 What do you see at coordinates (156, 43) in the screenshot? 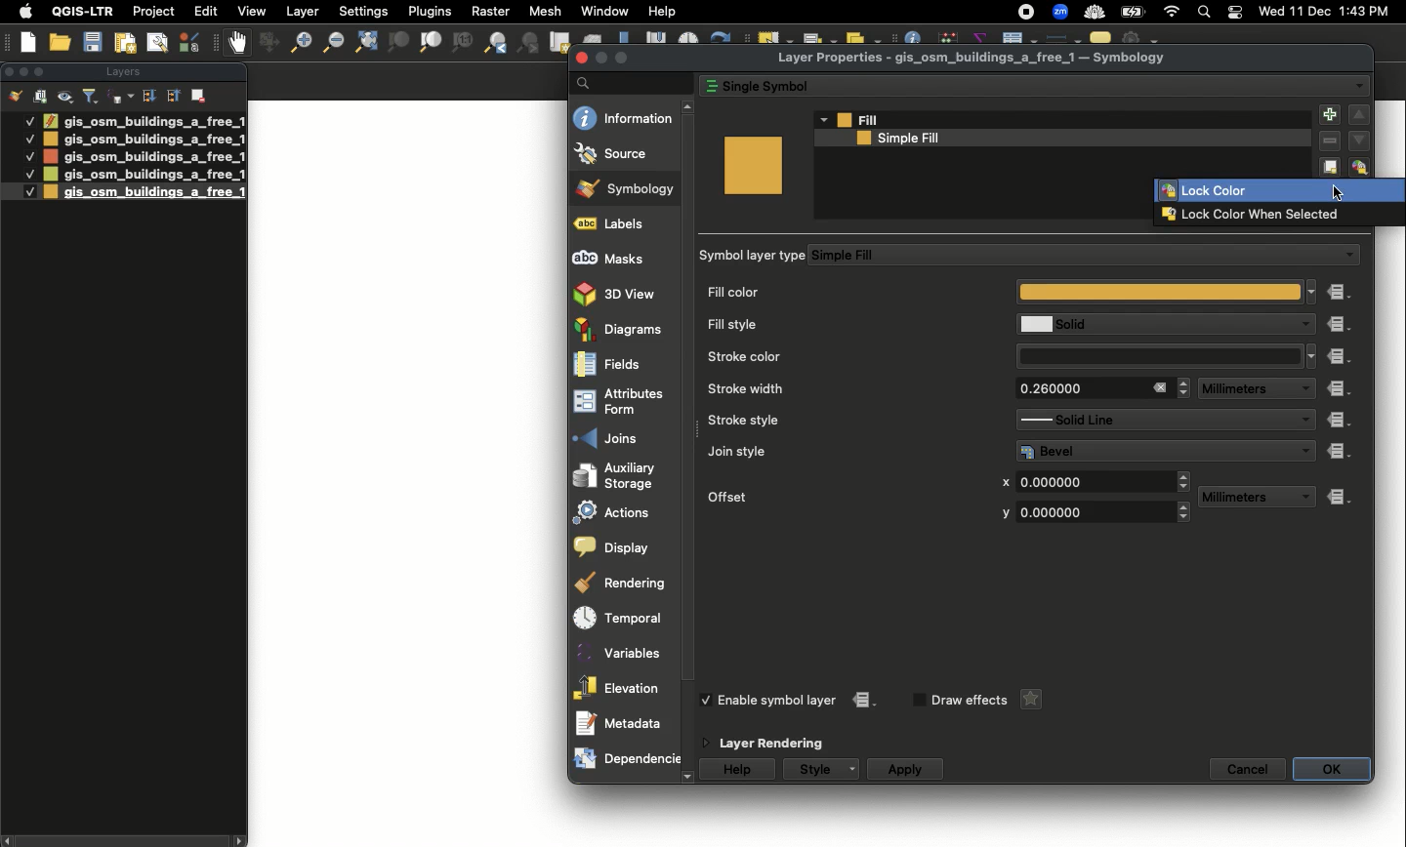
I see `Show layout manager` at bounding box center [156, 43].